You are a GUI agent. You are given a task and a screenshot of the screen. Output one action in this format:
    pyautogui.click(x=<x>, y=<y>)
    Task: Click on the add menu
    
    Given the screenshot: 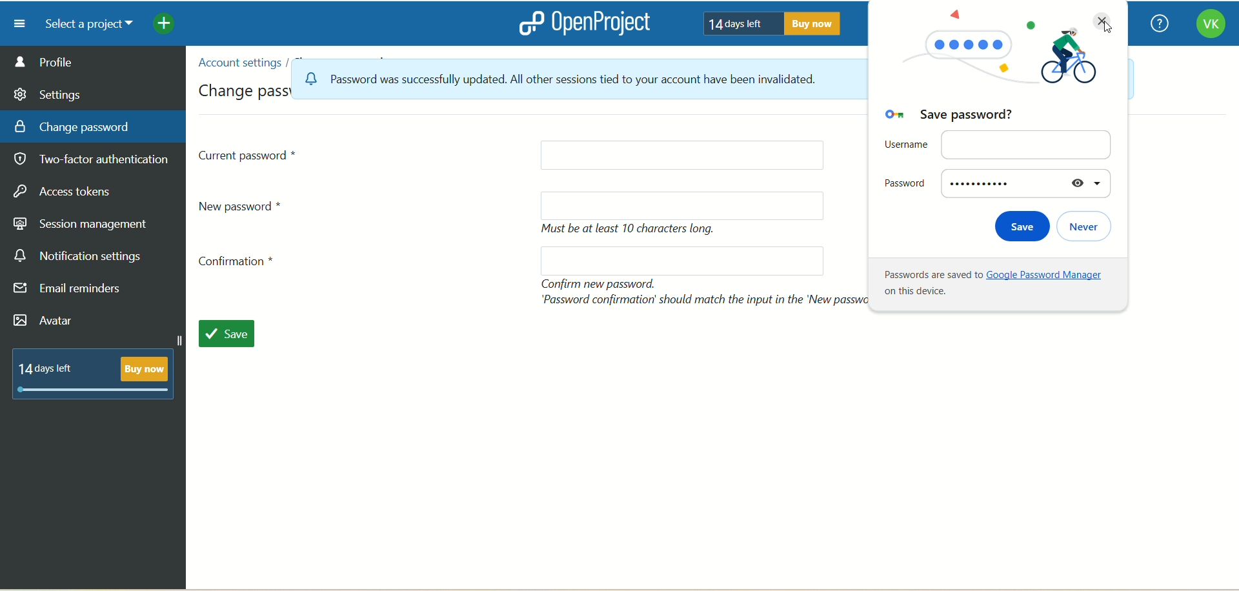 What is the action you would take?
    pyautogui.click(x=165, y=25)
    